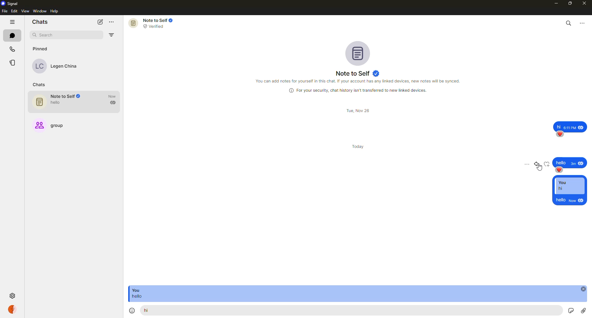  Describe the element at coordinates (583, 23) in the screenshot. I see `more` at that location.